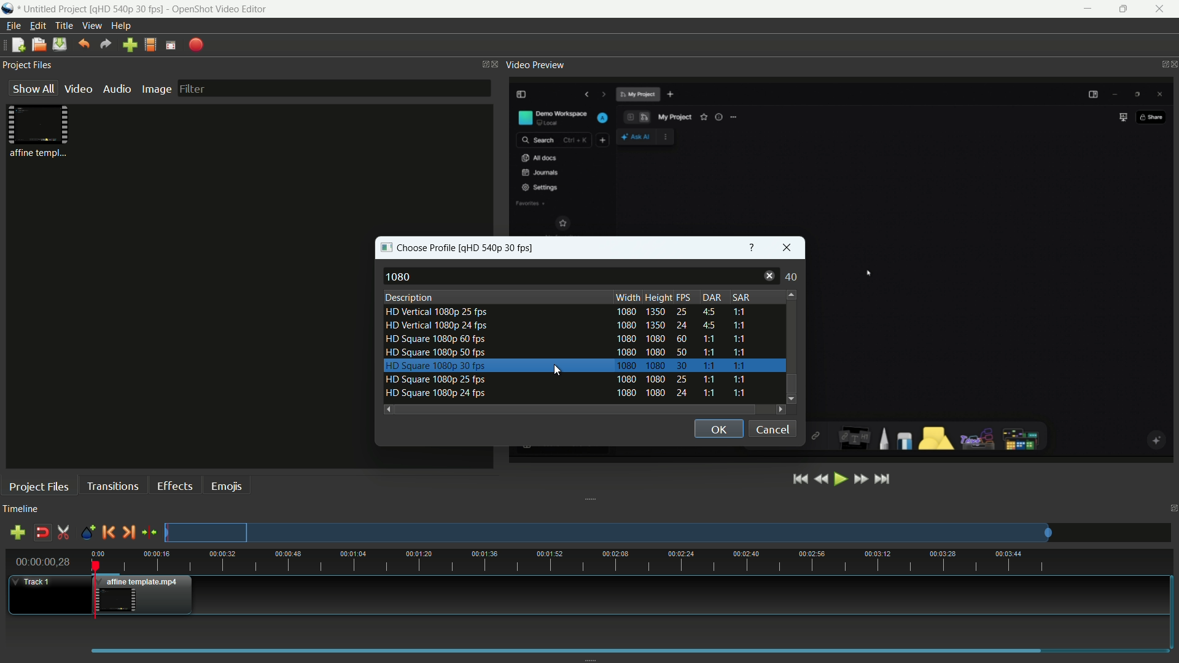 The width and height of the screenshot is (1179, 663). I want to click on full screen, so click(171, 45).